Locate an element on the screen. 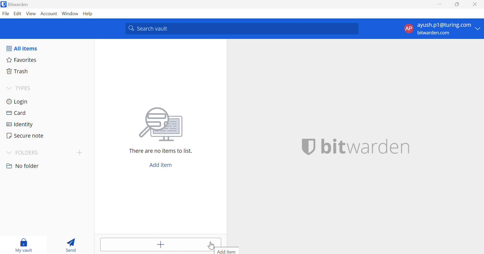 This screenshot has width=484, height=254. There are no items to list. is located at coordinates (161, 151).